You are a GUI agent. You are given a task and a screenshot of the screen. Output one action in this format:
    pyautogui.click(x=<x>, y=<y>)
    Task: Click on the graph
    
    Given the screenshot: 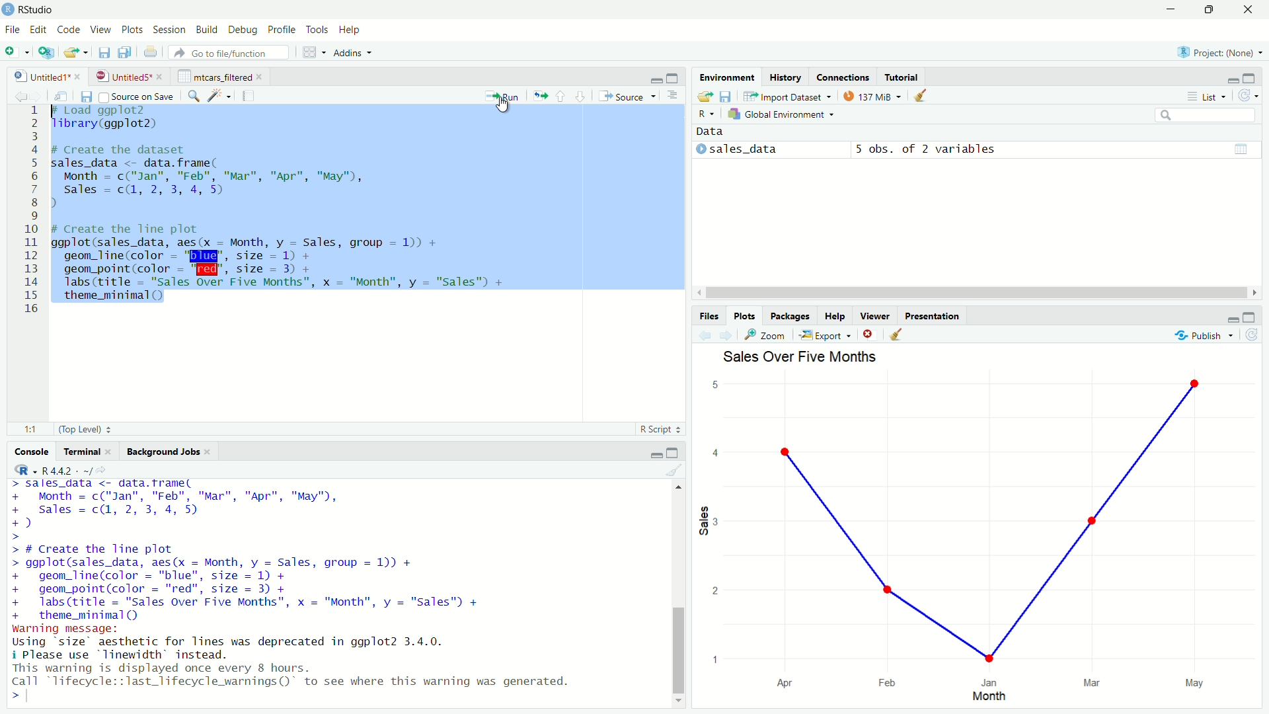 What is the action you would take?
    pyautogui.click(x=979, y=539)
    